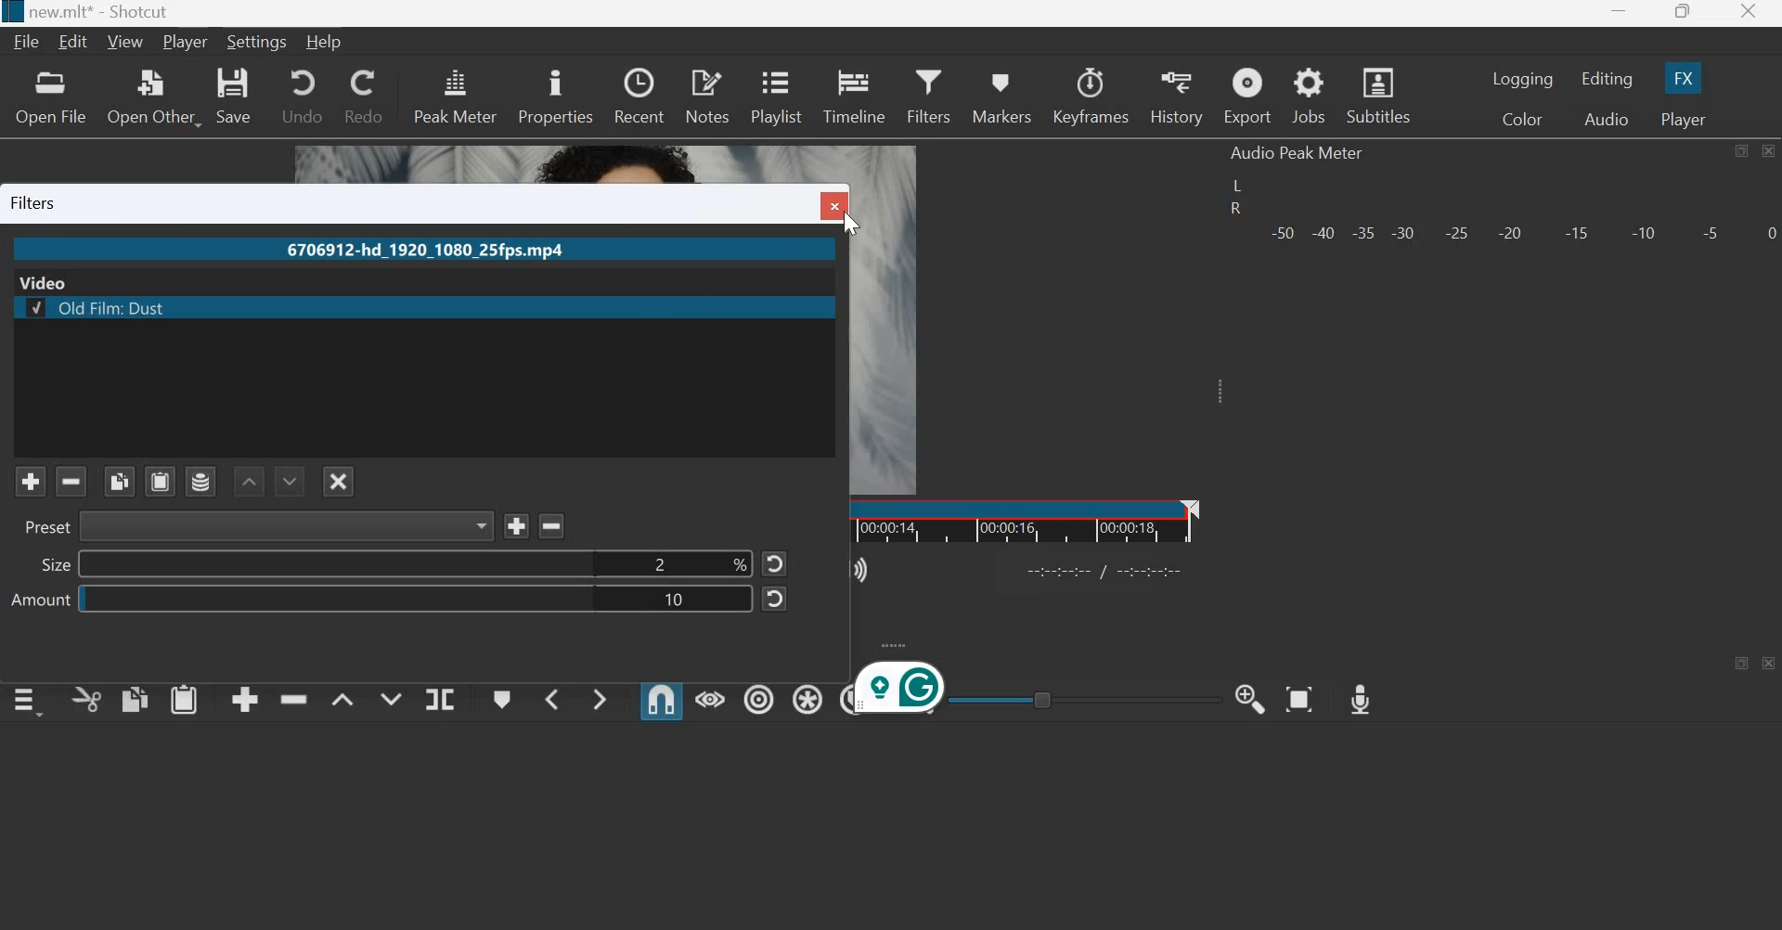 The image size is (1782, 930). What do you see at coordinates (1175, 97) in the screenshot?
I see `history` at bounding box center [1175, 97].